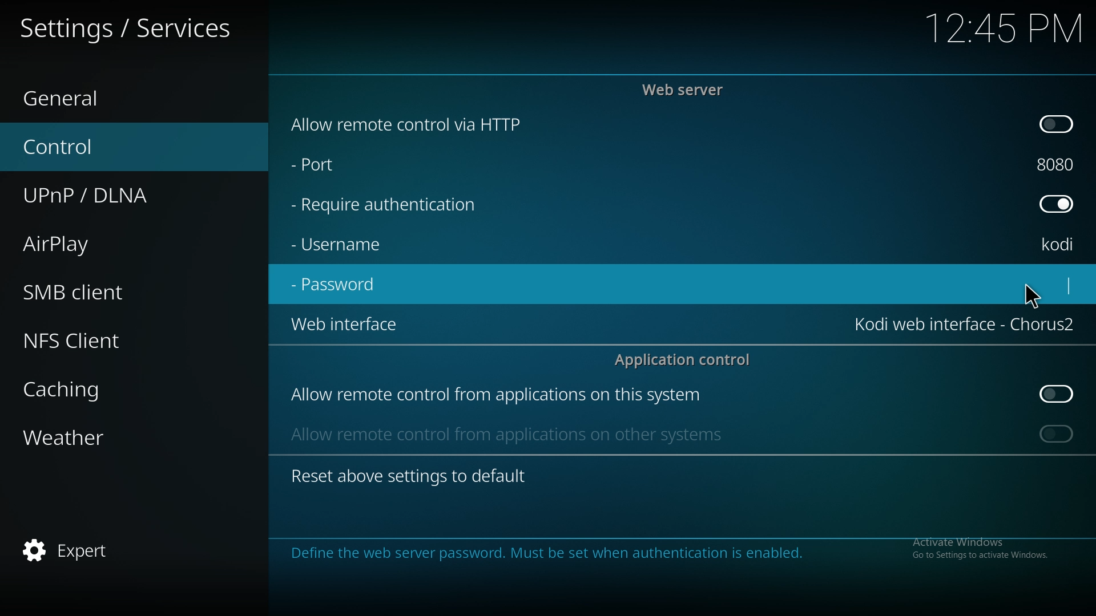 This screenshot has width=1096, height=616. I want to click on web interface, so click(965, 322).